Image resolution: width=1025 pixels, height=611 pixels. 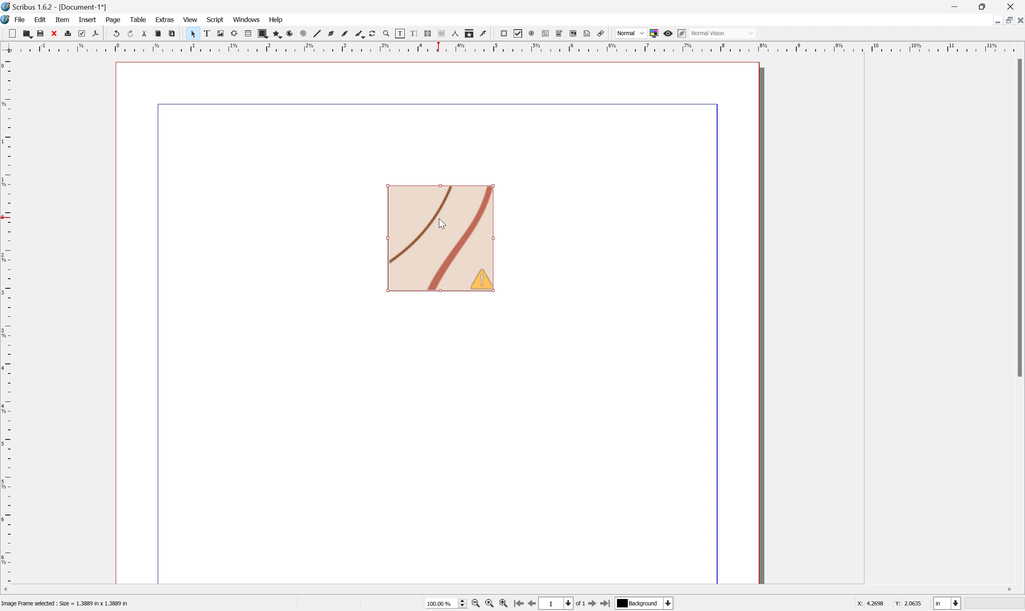 I want to click on Restore down, so click(x=985, y=7).